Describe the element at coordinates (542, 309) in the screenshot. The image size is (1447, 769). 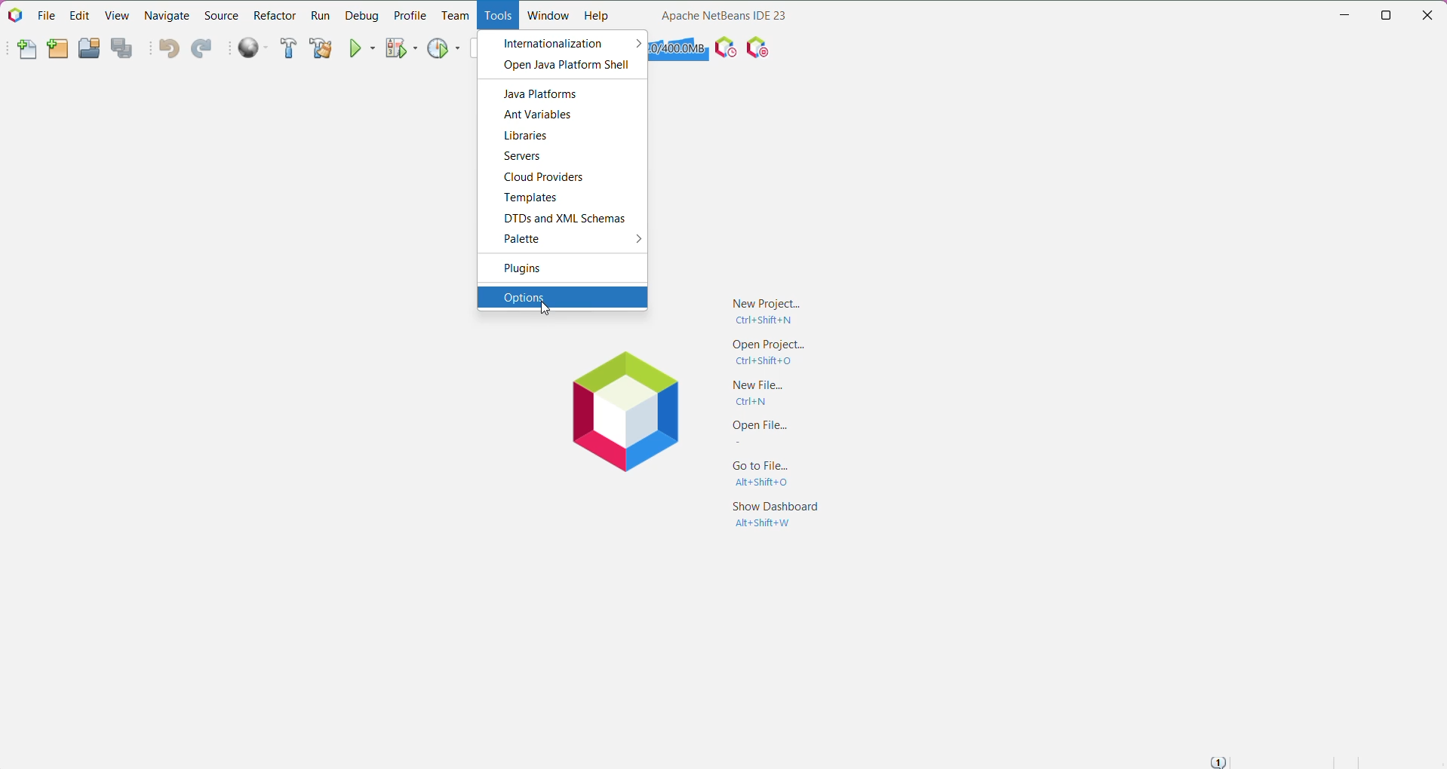
I see `cursor` at that location.